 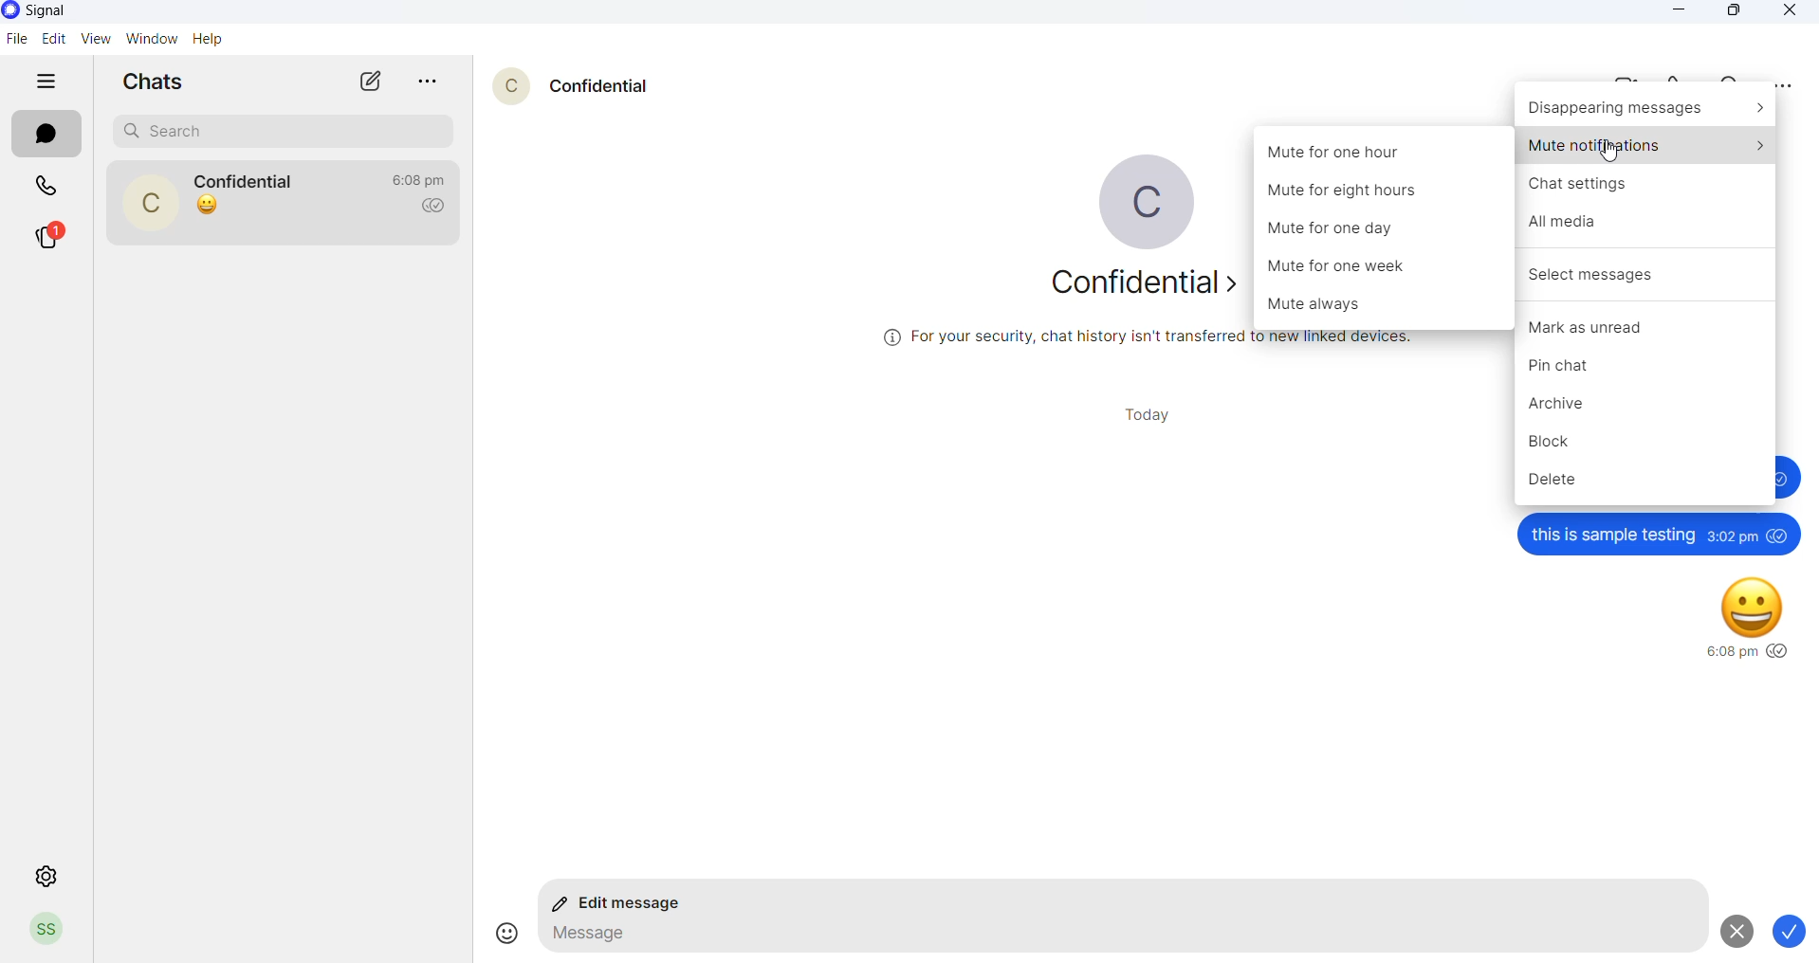 What do you see at coordinates (432, 82) in the screenshot?
I see `more options` at bounding box center [432, 82].